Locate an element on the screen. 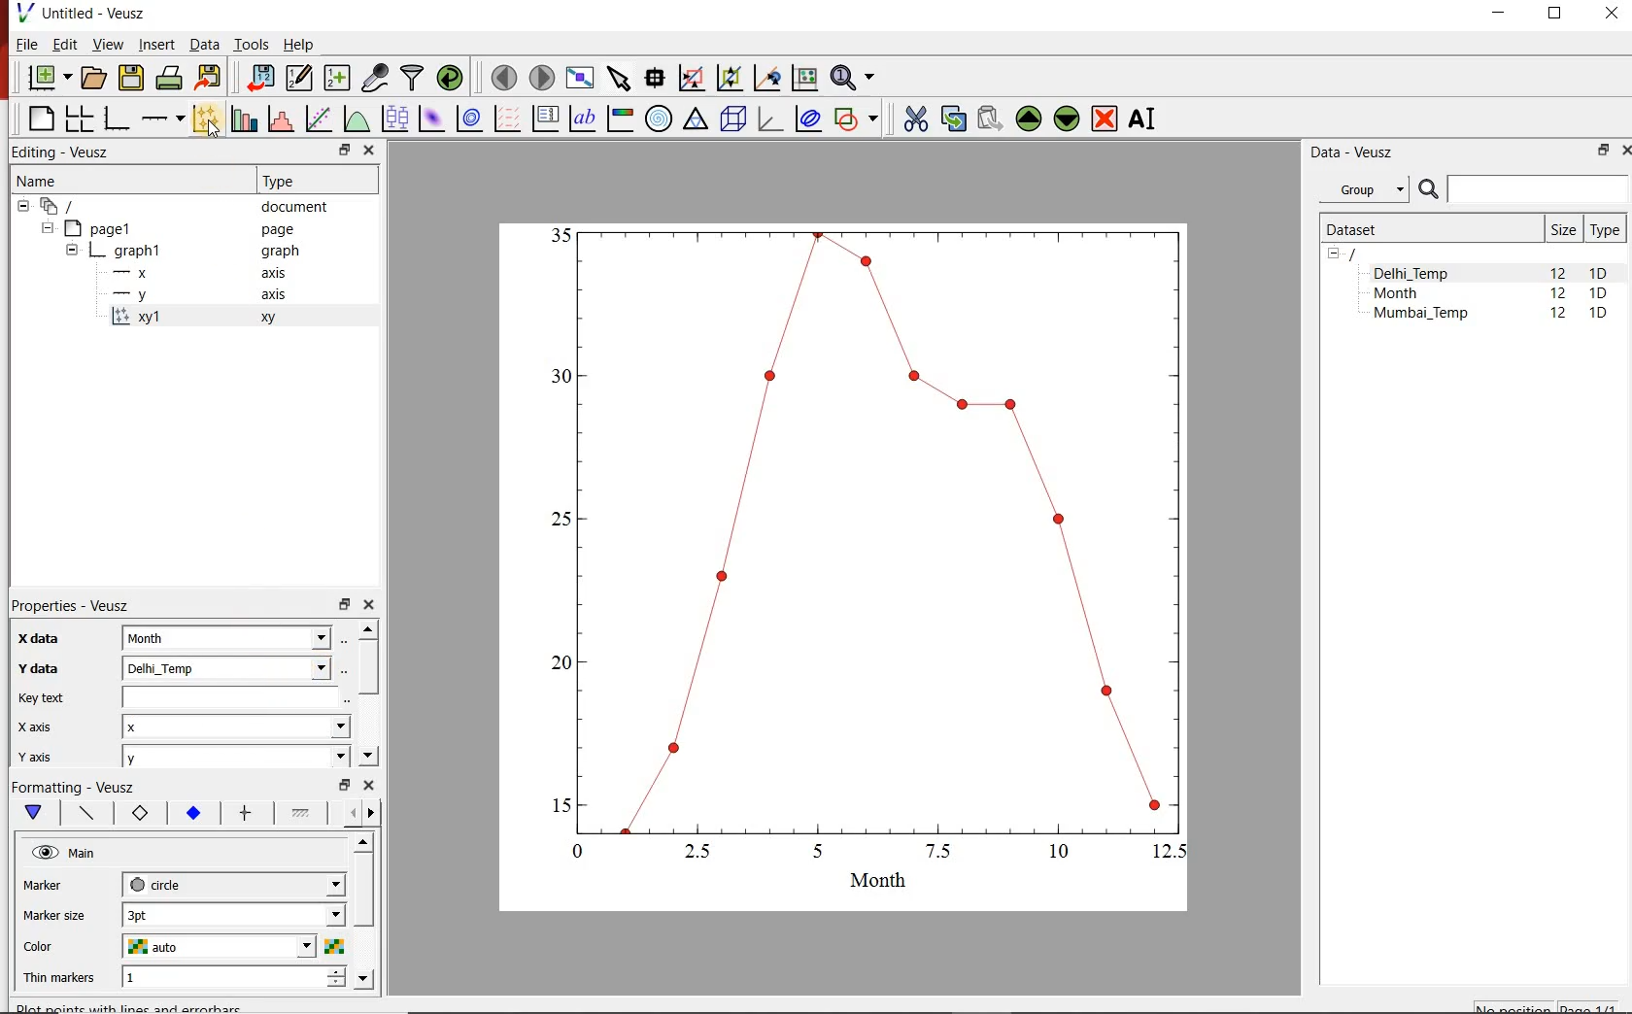 The width and height of the screenshot is (1632, 1014). plot a 2d dataset as an image is located at coordinates (433, 118).